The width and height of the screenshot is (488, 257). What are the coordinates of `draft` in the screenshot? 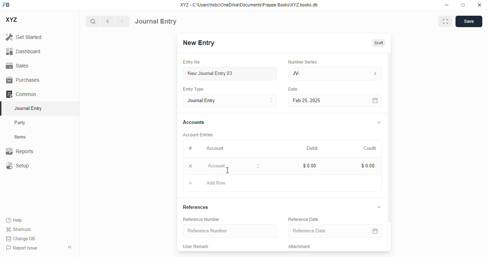 It's located at (379, 43).